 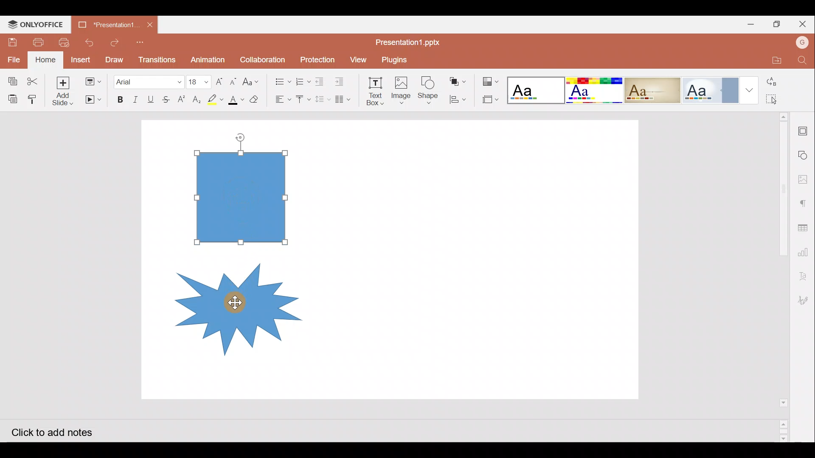 What do you see at coordinates (208, 57) in the screenshot?
I see `Animation` at bounding box center [208, 57].